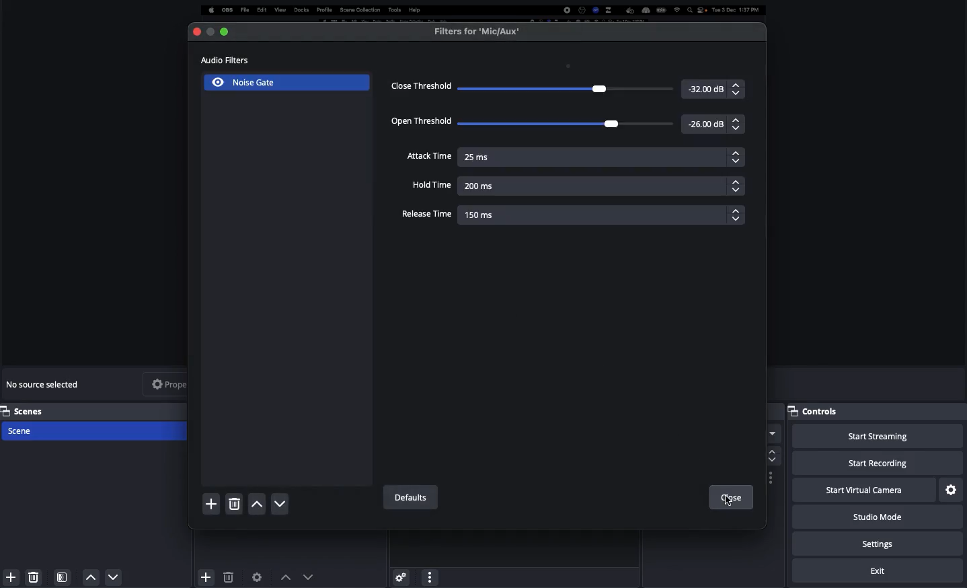 The height and width of the screenshot is (588, 967). Describe the element at coordinates (572, 215) in the screenshot. I see `Release time` at that location.